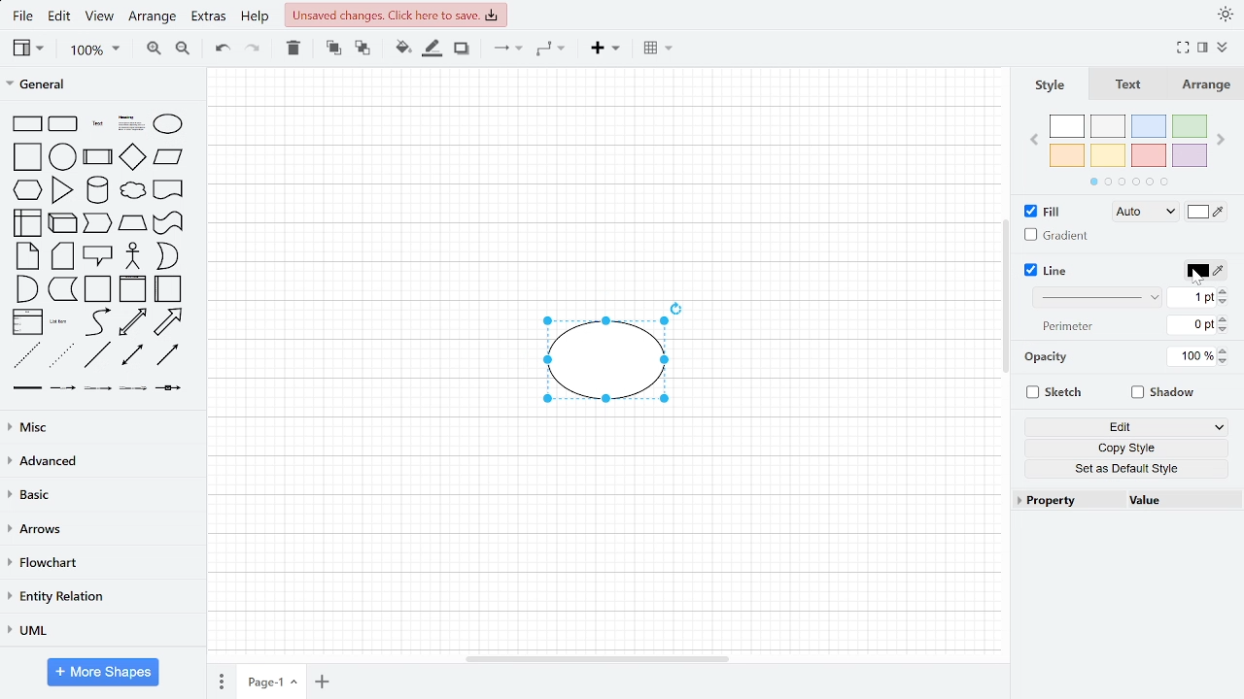 This screenshot has height=699, width=1244. Describe the element at coordinates (1193, 297) in the screenshot. I see `Current line width` at that location.